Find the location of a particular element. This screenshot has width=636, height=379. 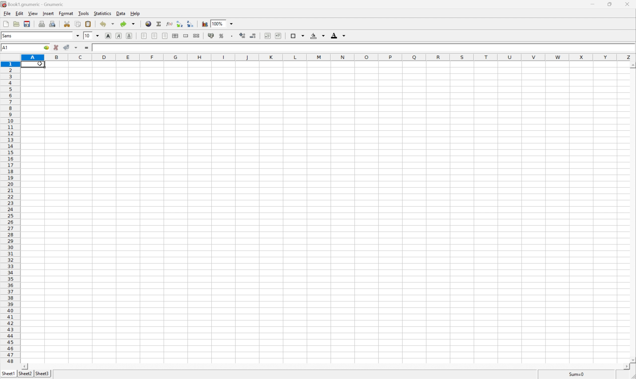

center horizontally is located at coordinates (176, 36).